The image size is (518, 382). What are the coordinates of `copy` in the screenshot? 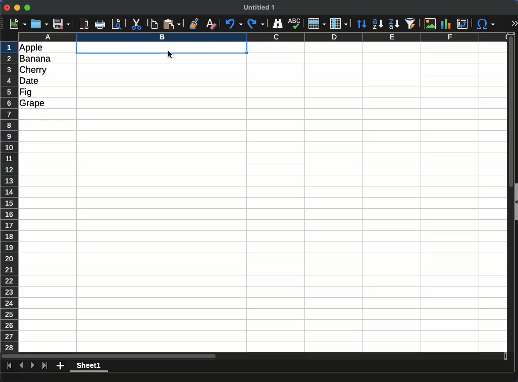 It's located at (152, 24).